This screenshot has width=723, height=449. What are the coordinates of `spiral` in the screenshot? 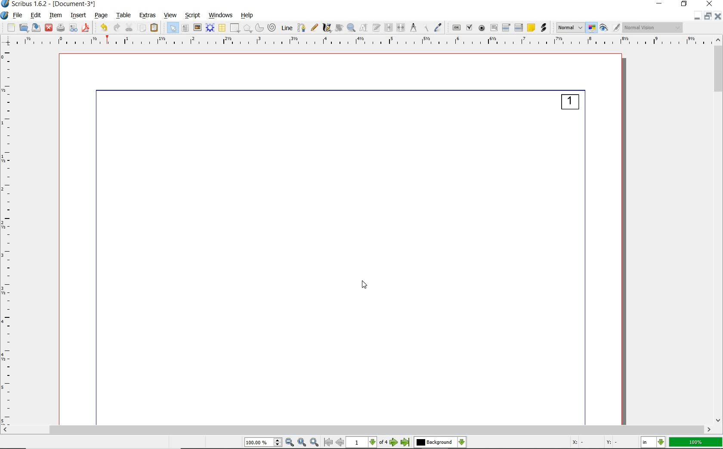 It's located at (272, 26).